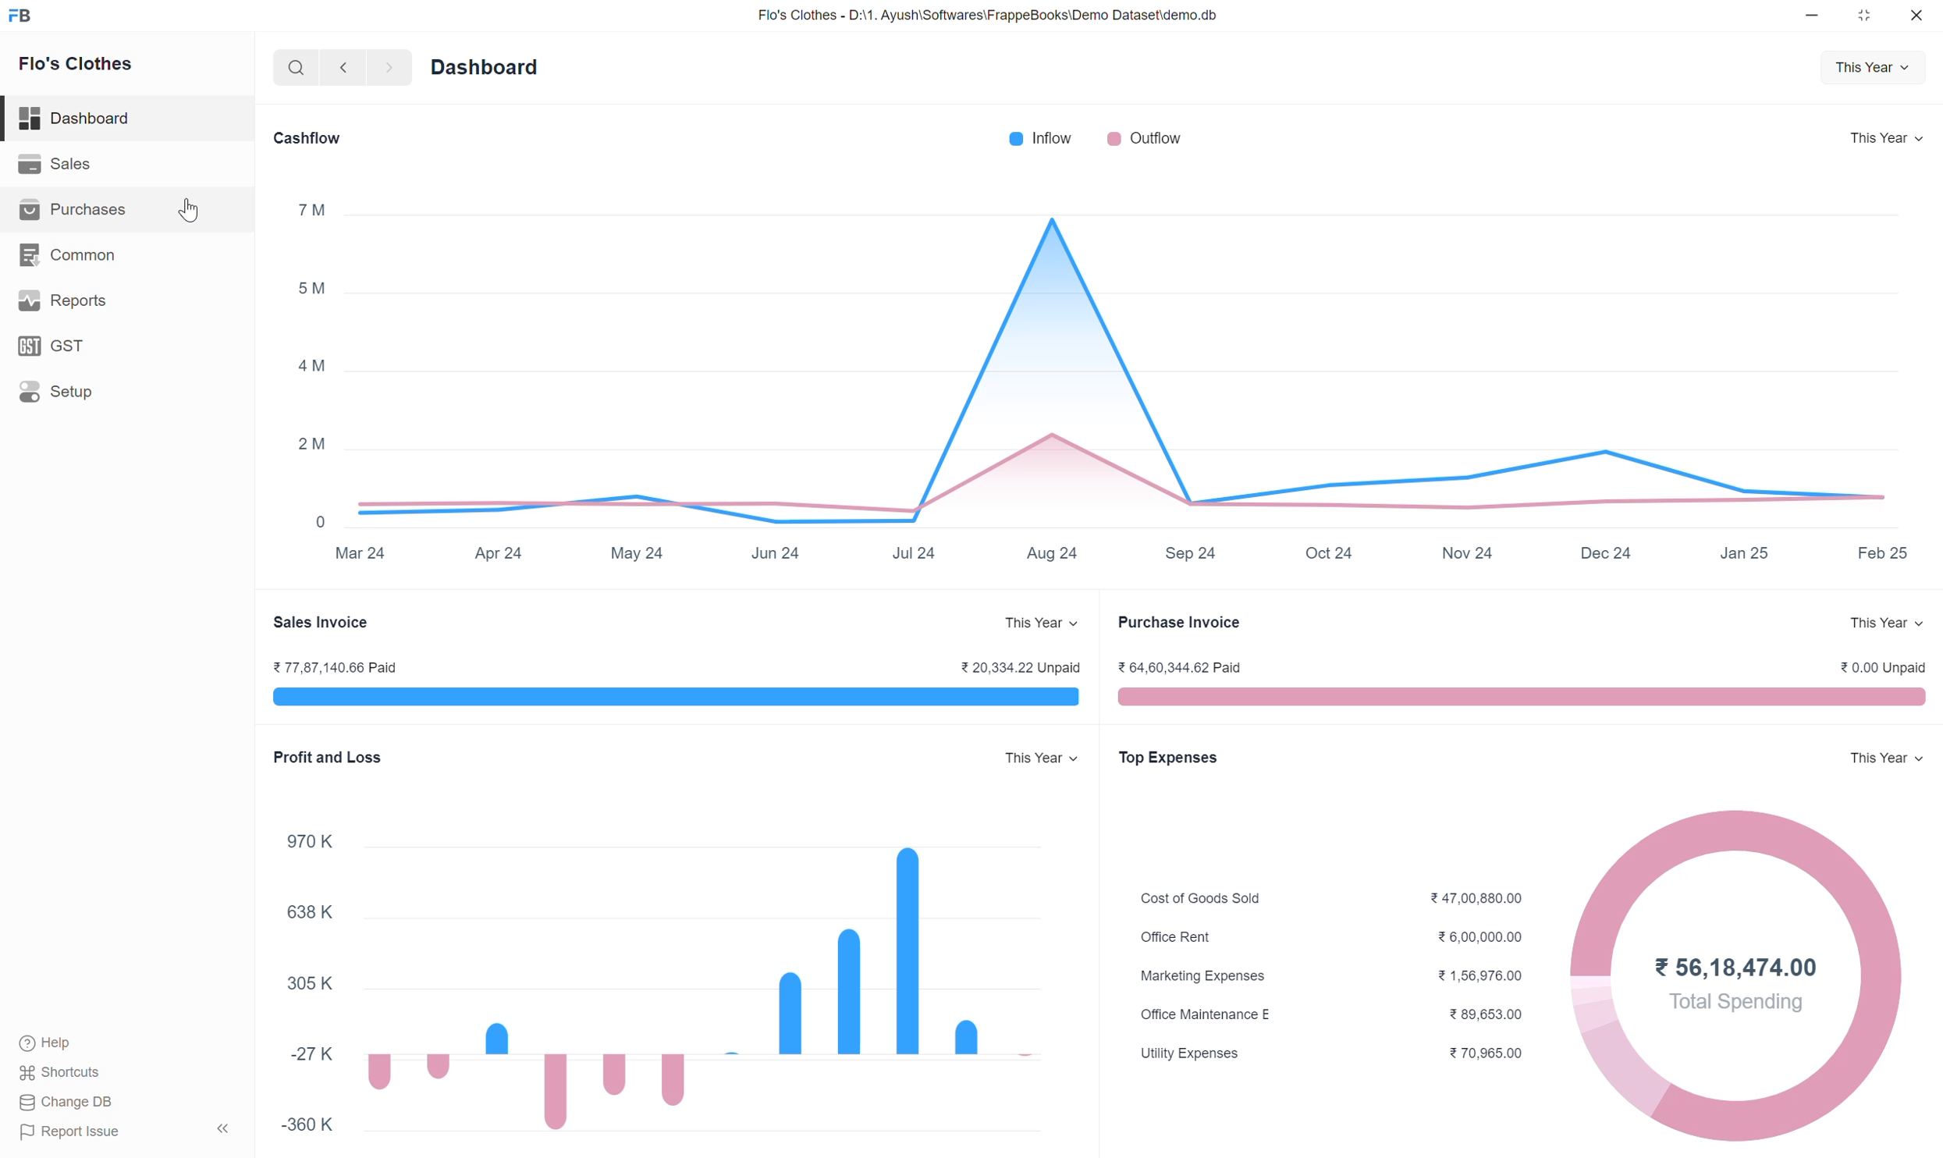 The height and width of the screenshot is (1158, 1943). What do you see at coordinates (1176, 937) in the screenshot?
I see `Office Rent` at bounding box center [1176, 937].